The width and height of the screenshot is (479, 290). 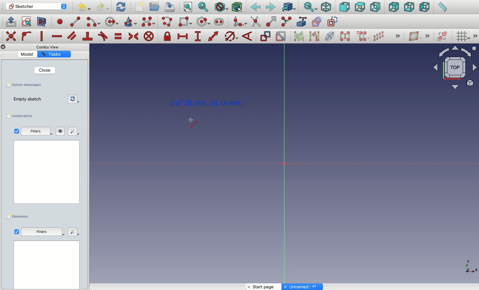 I want to click on Left, so click(x=425, y=8).